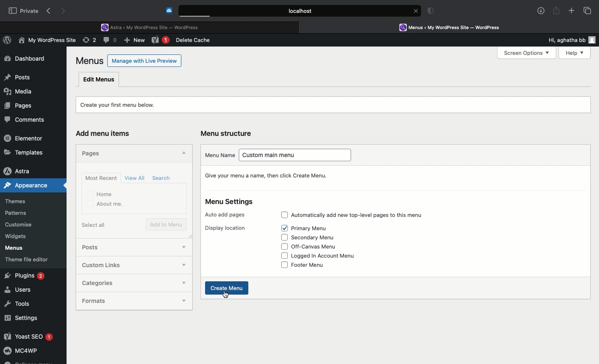 This screenshot has width=599, height=364. I want to click on Yoast SEO 1, so click(28, 336).